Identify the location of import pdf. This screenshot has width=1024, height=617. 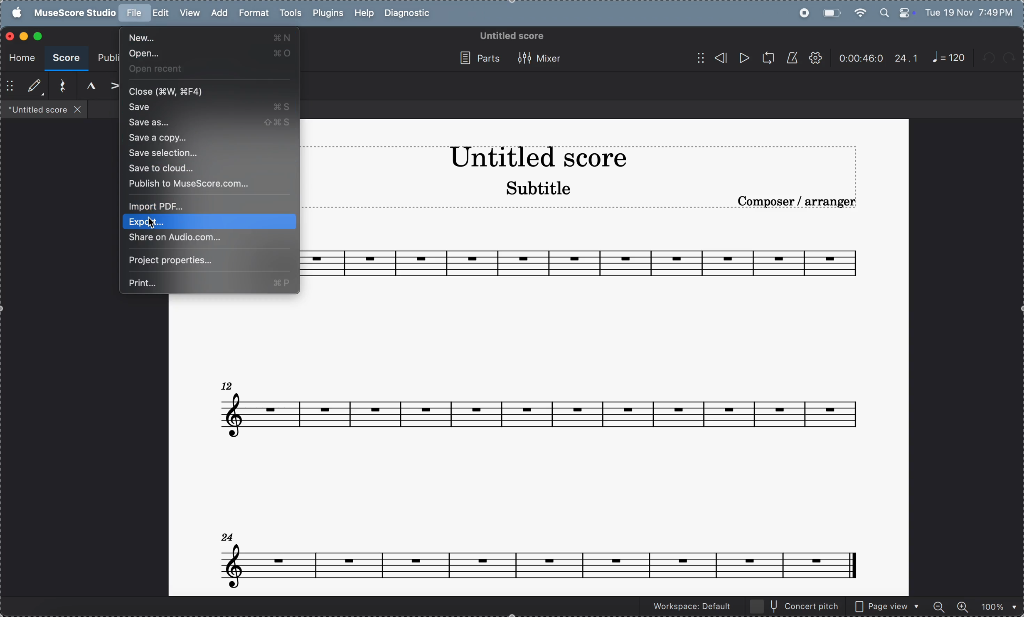
(213, 206).